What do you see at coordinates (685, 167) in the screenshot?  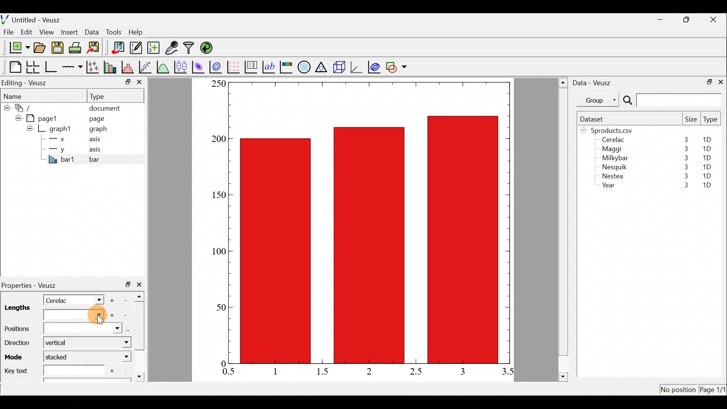 I see `3` at bounding box center [685, 167].